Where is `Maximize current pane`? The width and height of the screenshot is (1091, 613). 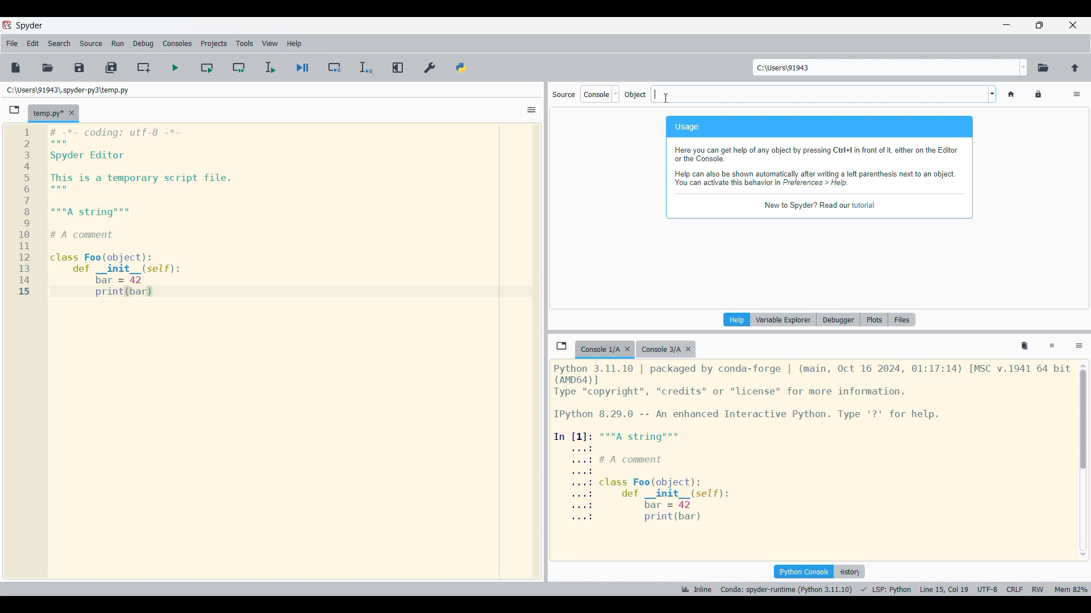
Maximize current pane is located at coordinates (398, 68).